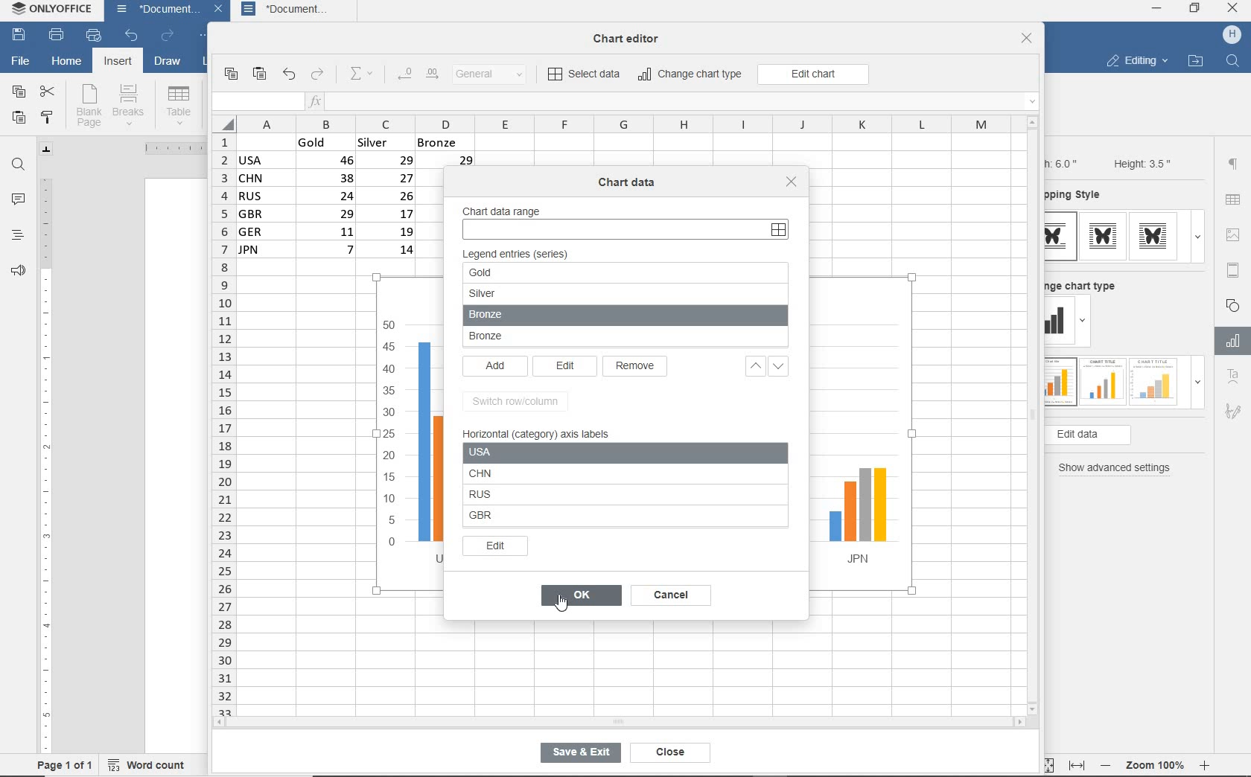 This screenshot has width=1251, height=777. Describe the element at coordinates (1197, 386) in the screenshot. I see `dropdown` at that location.